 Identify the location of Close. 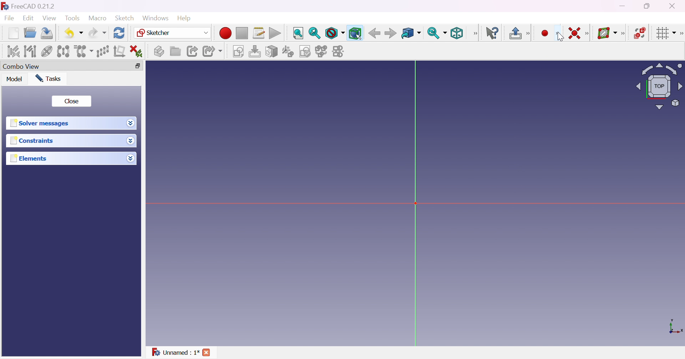
(673, 6).